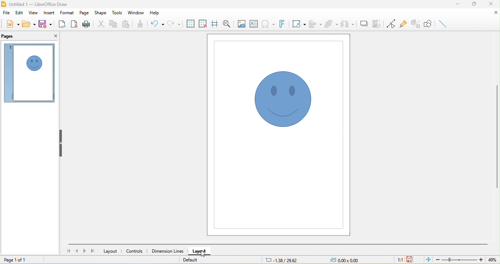  I want to click on shape, so click(100, 14).